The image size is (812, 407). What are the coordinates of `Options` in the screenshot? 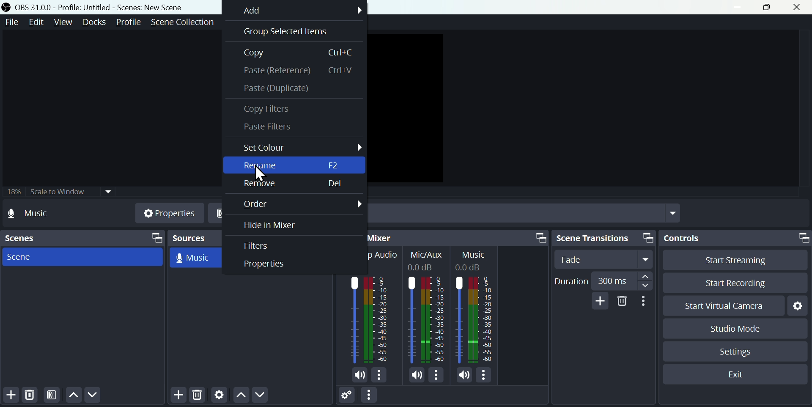 It's located at (484, 375).